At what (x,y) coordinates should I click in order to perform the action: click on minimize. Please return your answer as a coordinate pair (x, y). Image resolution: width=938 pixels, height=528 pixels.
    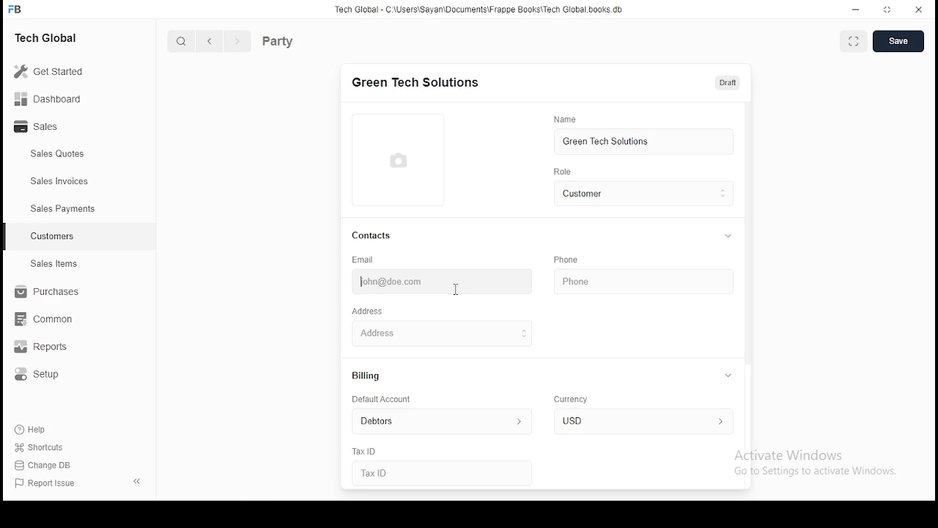
    Looking at the image, I should click on (857, 10).